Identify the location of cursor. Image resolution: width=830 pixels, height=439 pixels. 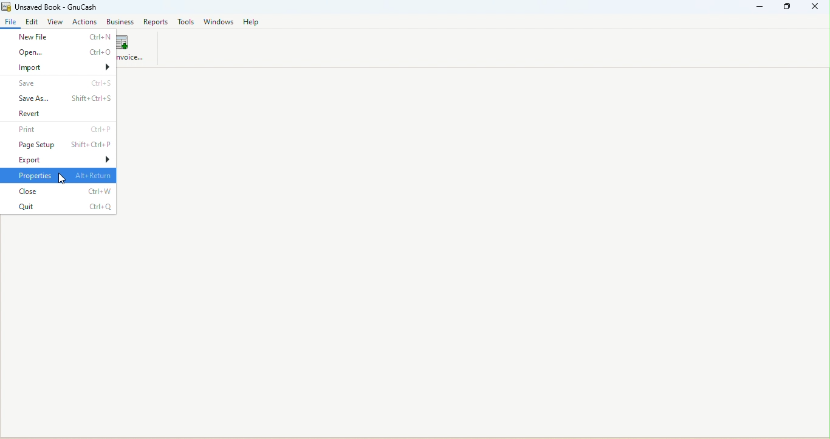
(61, 180).